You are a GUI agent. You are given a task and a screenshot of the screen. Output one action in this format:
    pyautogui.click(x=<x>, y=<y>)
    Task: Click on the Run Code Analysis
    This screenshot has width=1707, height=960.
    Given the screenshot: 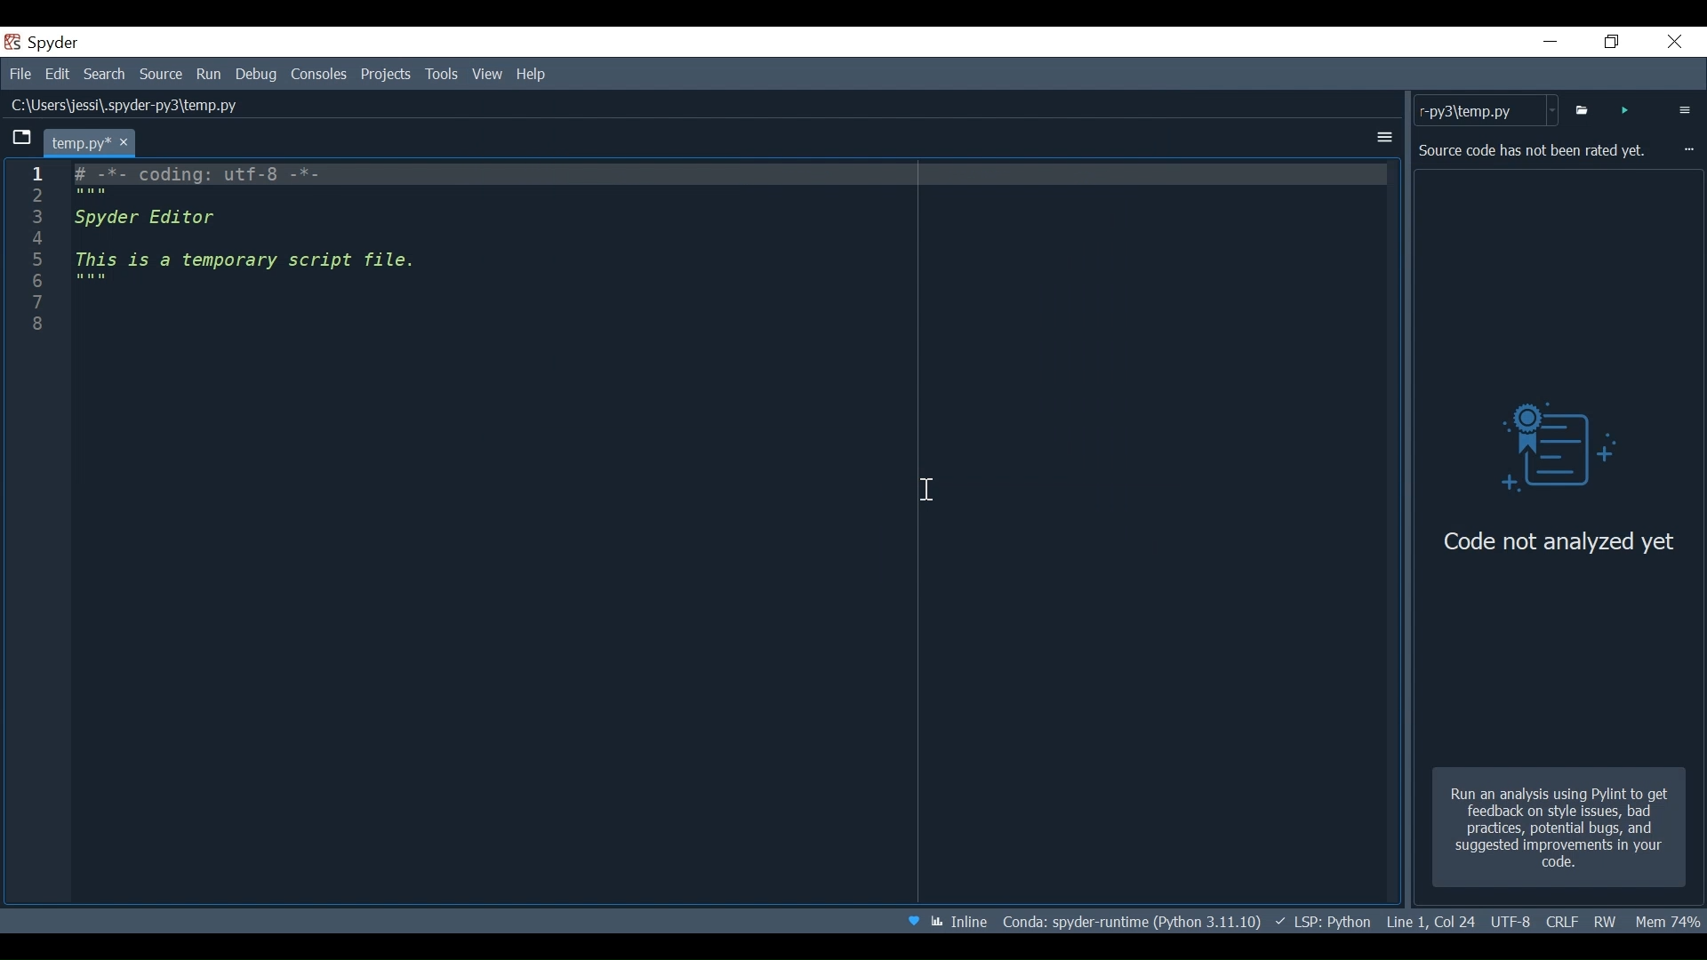 What is the action you would take?
    pyautogui.click(x=1626, y=111)
    